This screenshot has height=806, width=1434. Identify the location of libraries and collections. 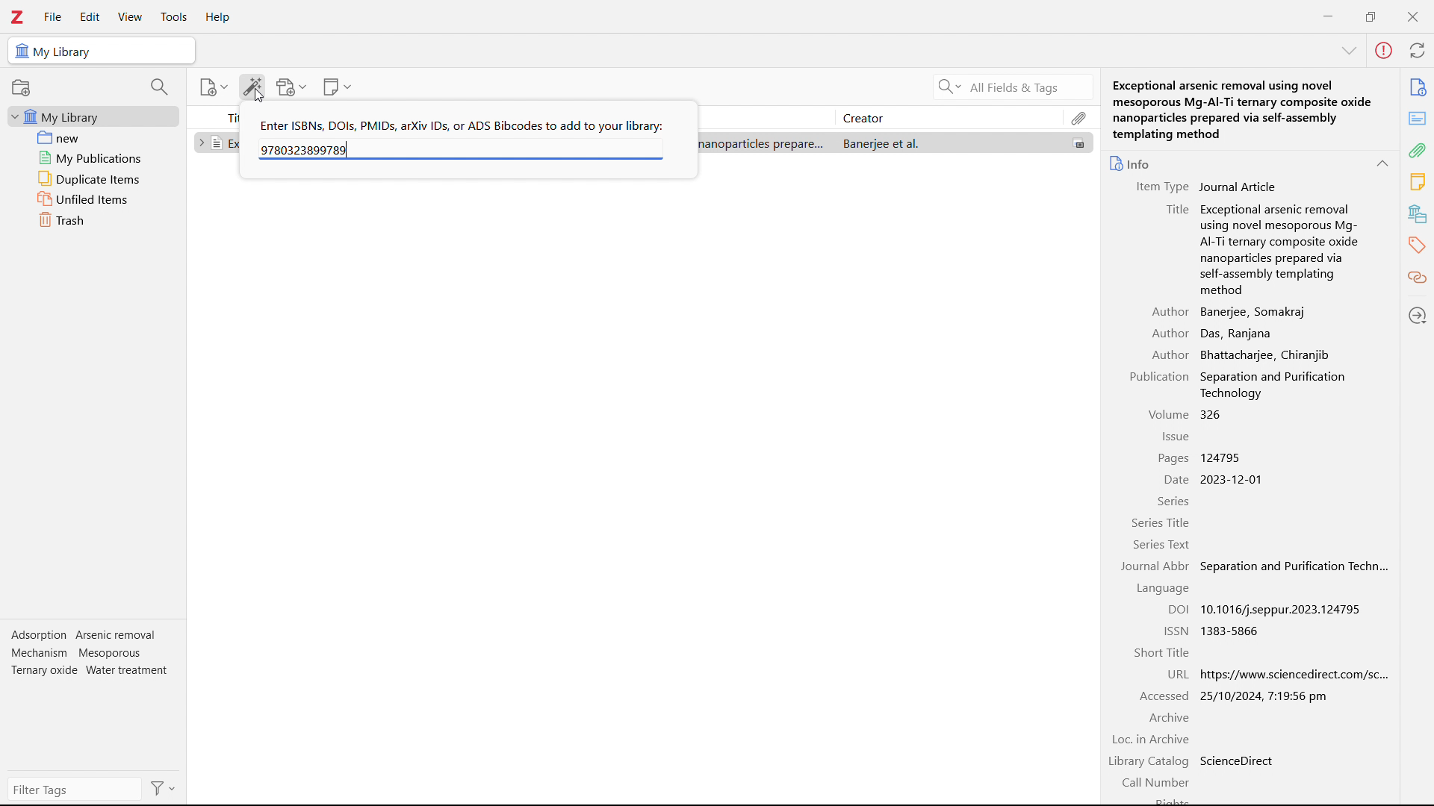
(1419, 213).